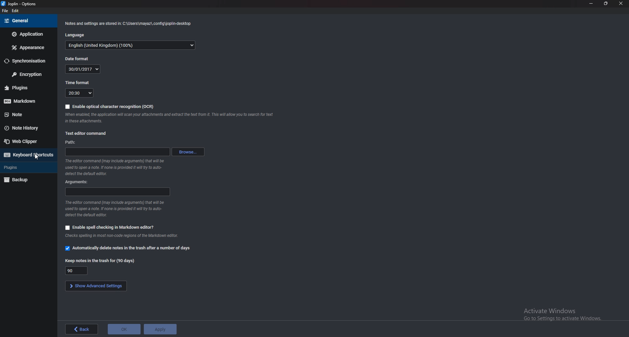 The width and height of the screenshot is (629, 337). What do you see at coordinates (14, 10) in the screenshot?
I see `edit` at bounding box center [14, 10].